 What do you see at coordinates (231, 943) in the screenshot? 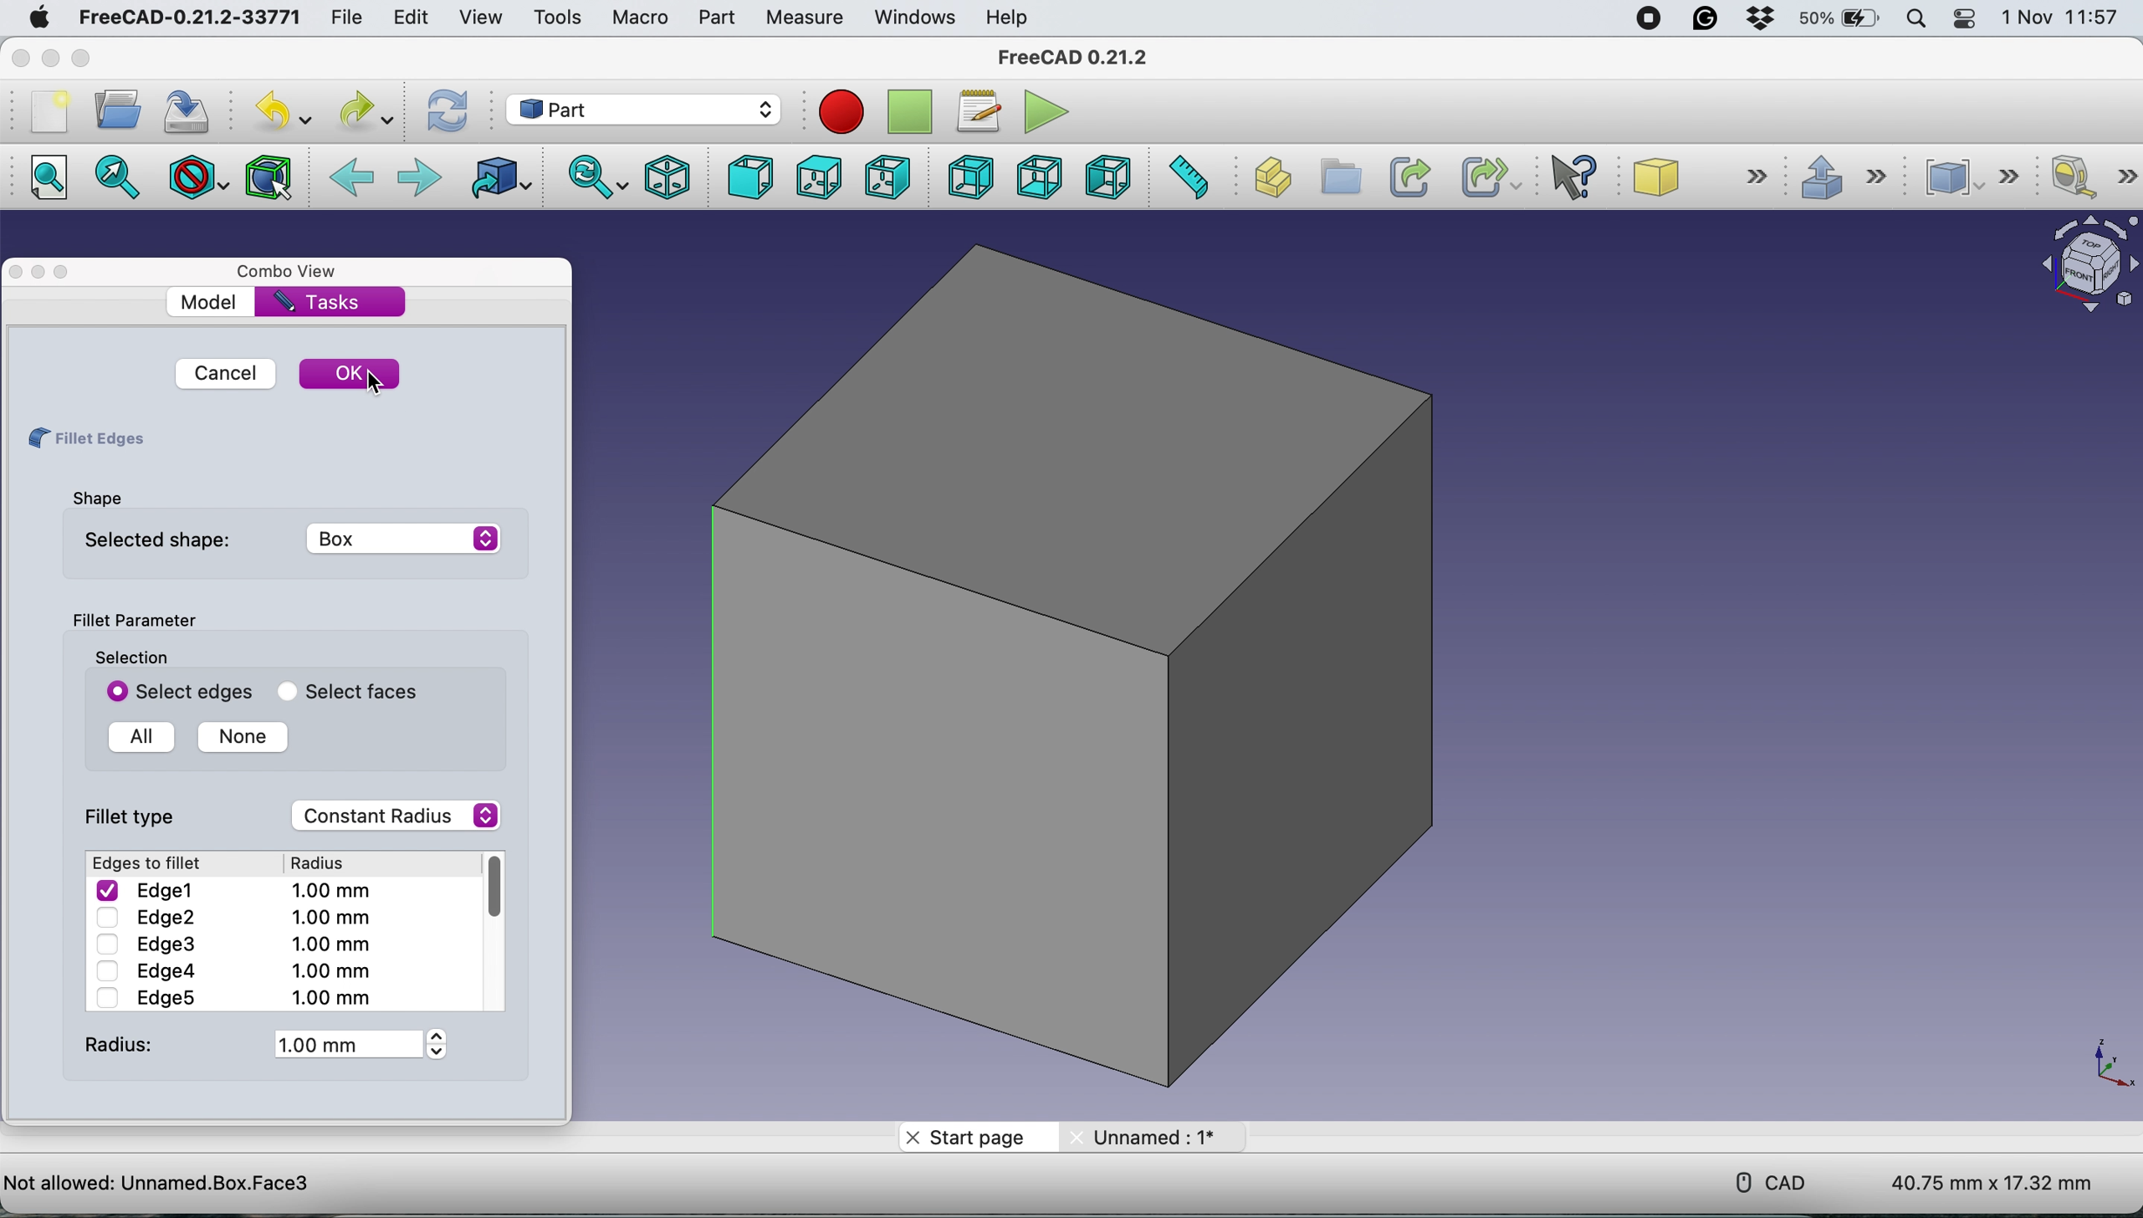
I see `Edge3` at bounding box center [231, 943].